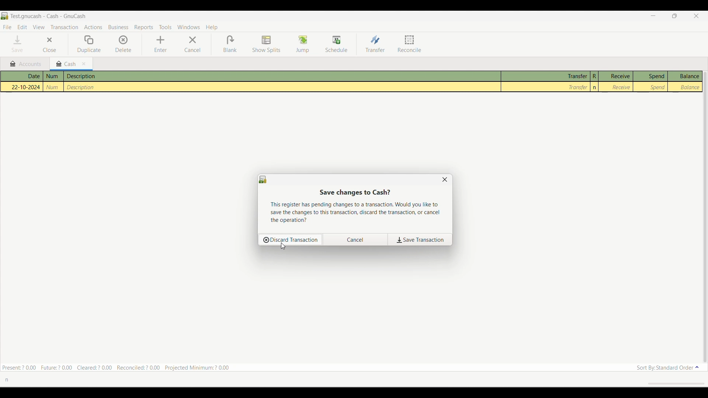 This screenshot has width=708, height=398. What do you see at coordinates (267, 44) in the screenshot?
I see `Show splits` at bounding box center [267, 44].